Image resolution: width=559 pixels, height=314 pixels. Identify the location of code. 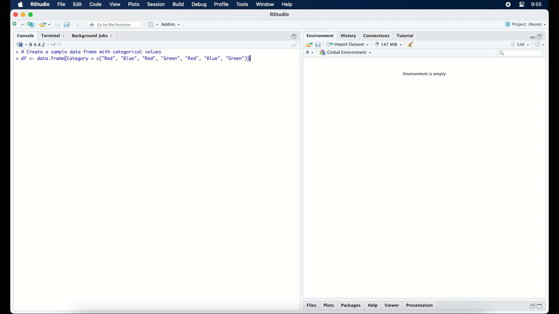
(95, 5).